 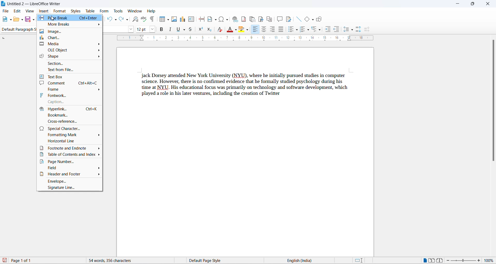 I want to click on insert, so click(x=44, y=11).